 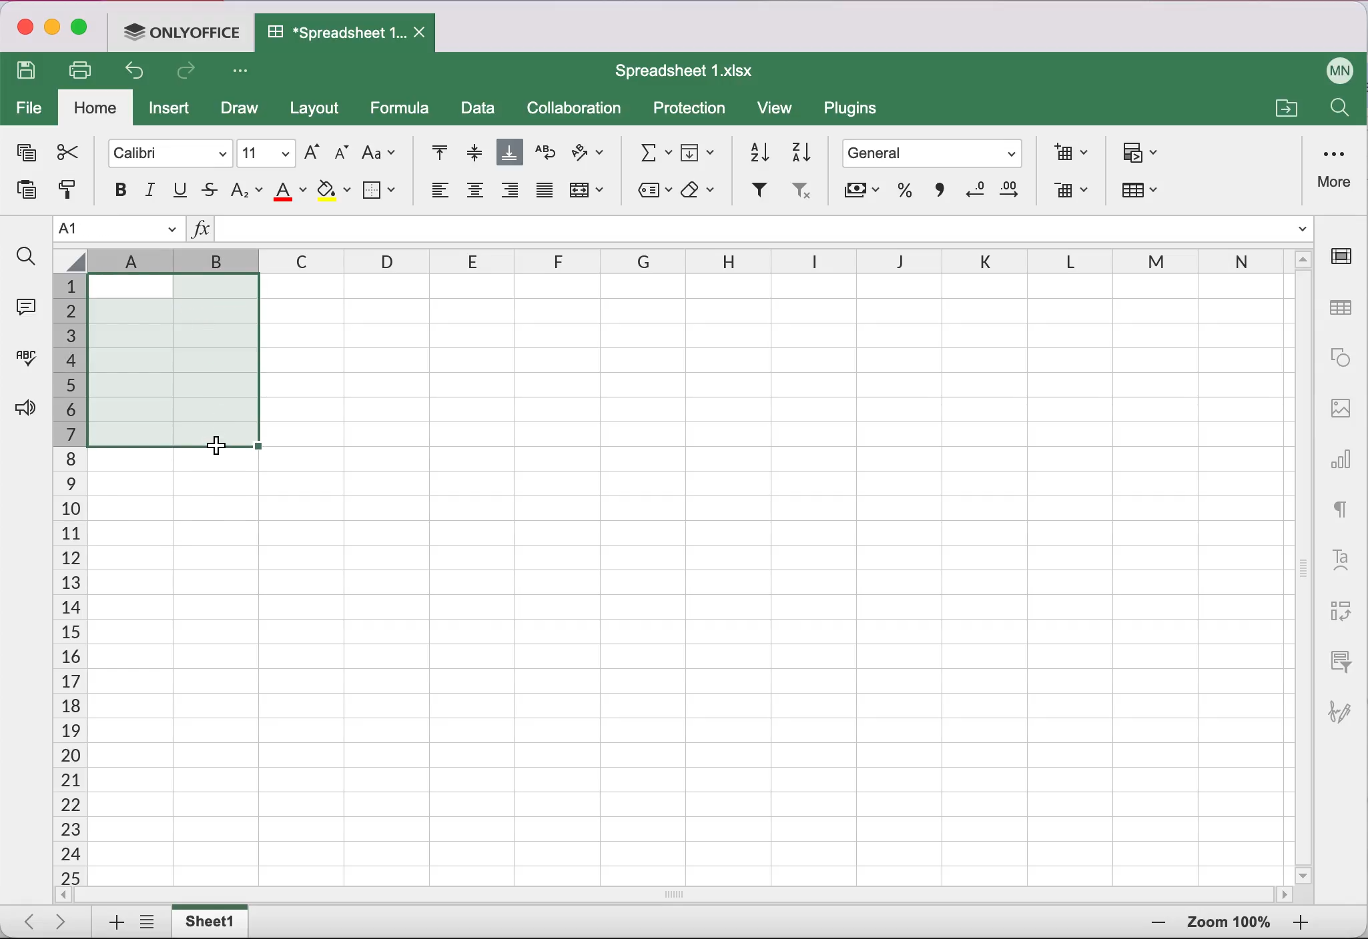 What do you see at coordinates (238, 110) in the screenshot?
I see `draw` at bounding box center [238, 110].